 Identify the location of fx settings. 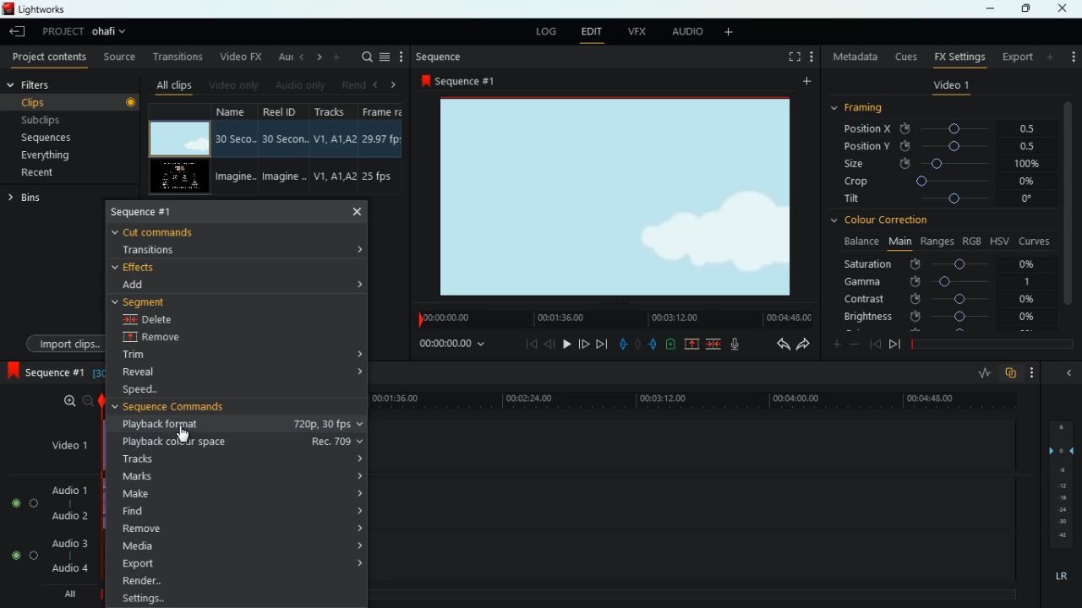
(959, 58).